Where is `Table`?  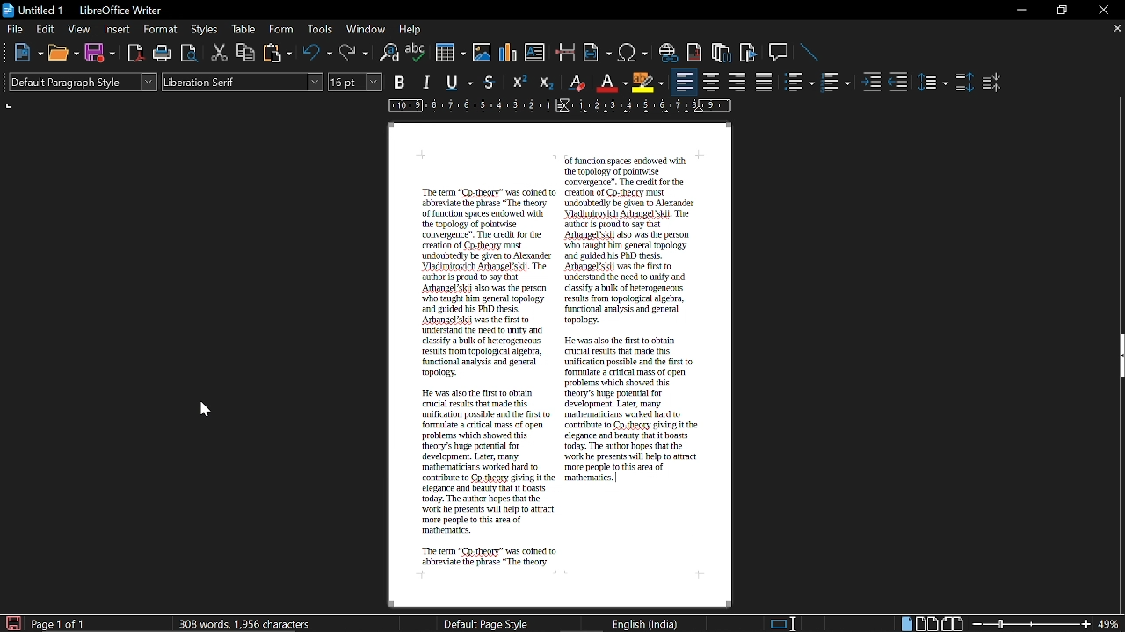
Table is located at coordinates (247, 29).